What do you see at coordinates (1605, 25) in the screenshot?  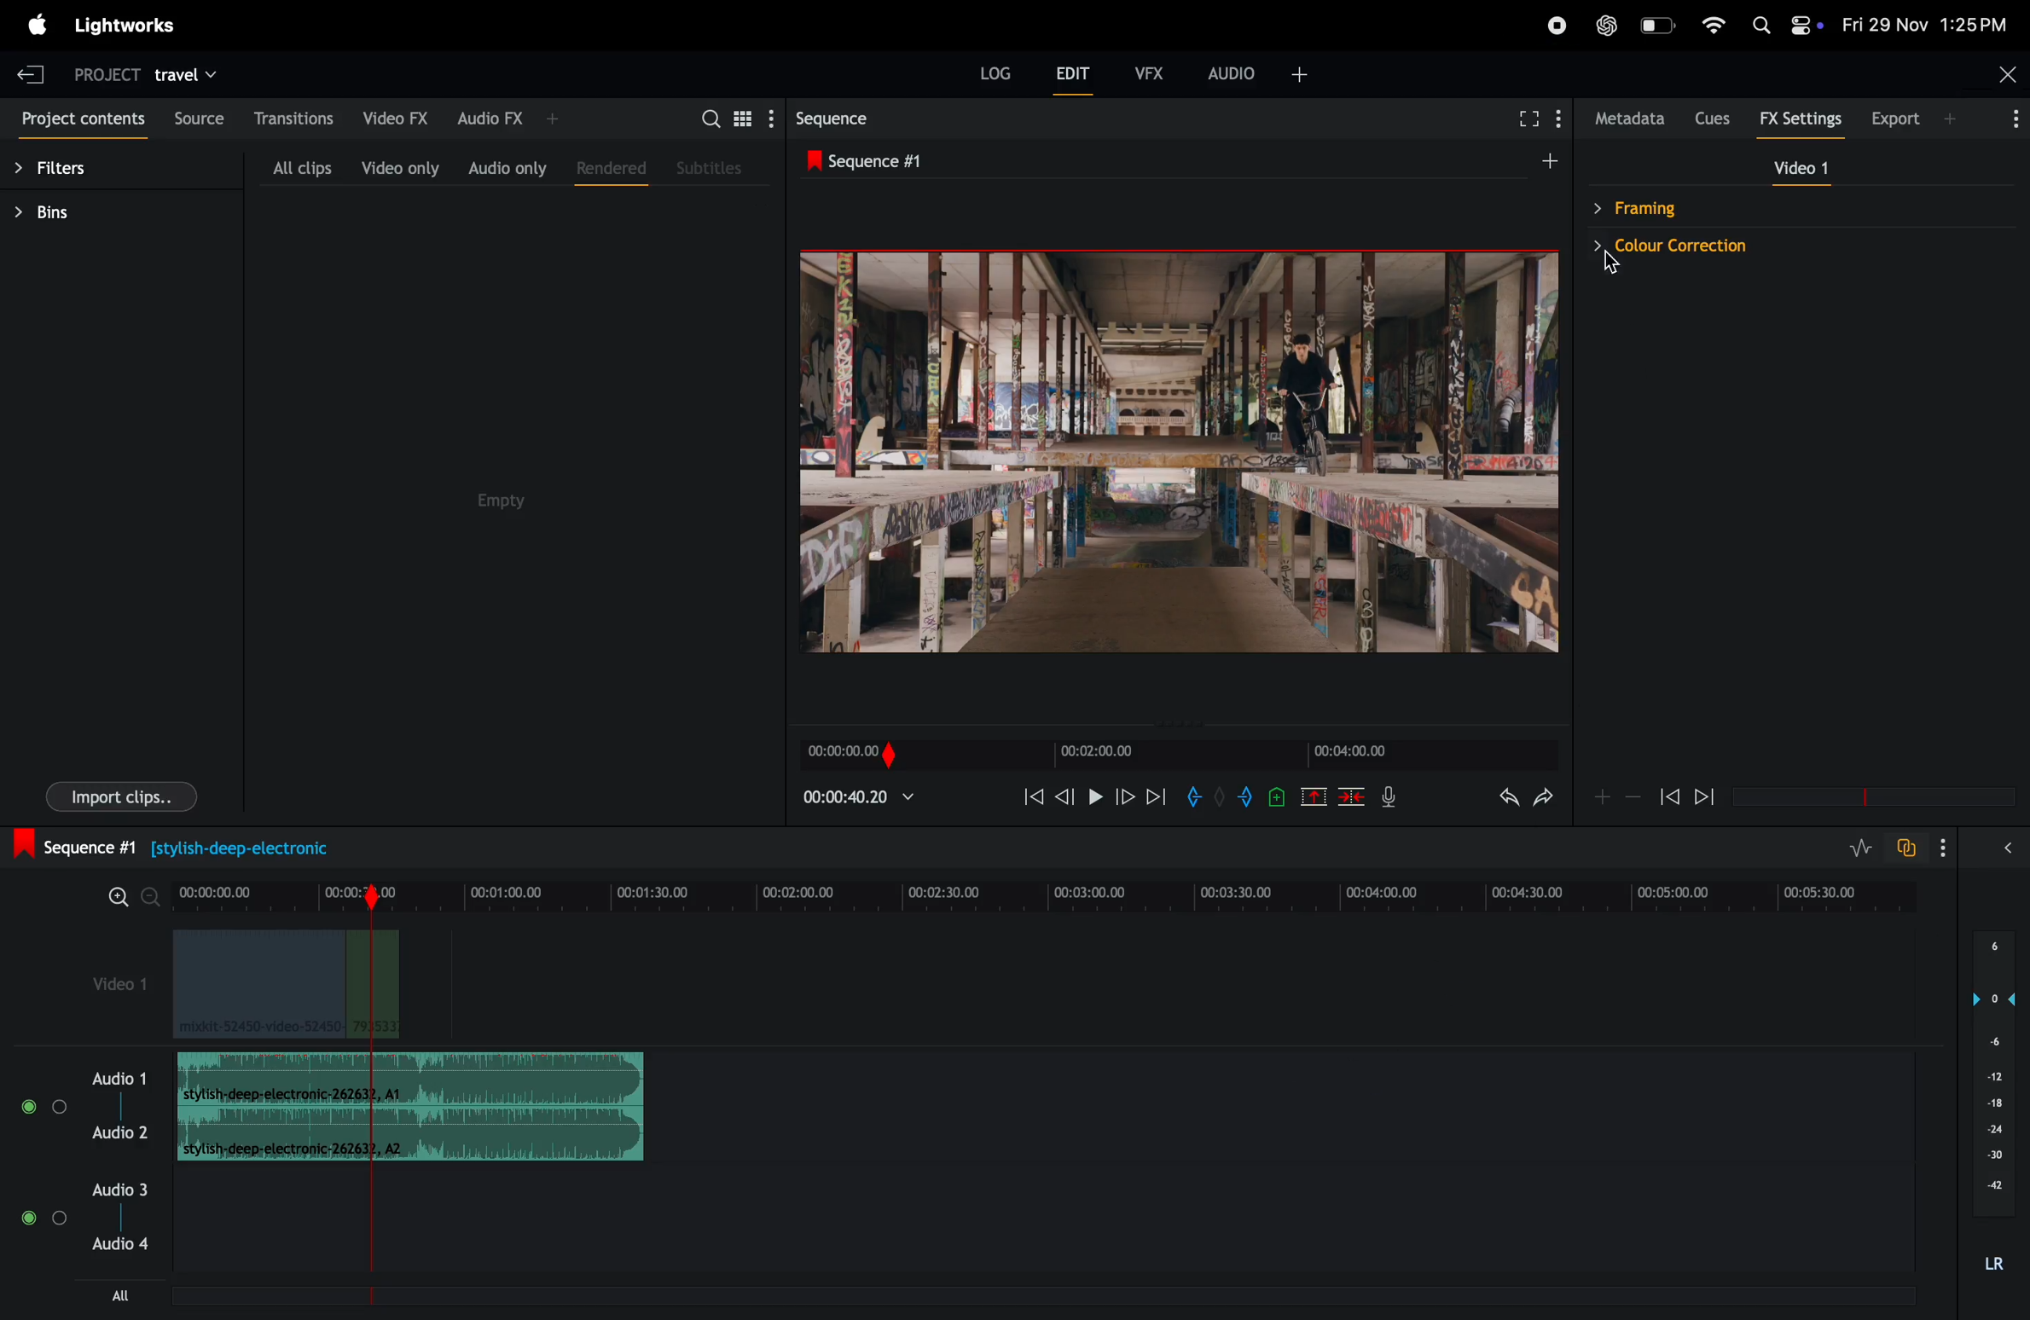 I see `chatgpt` at bounding box center [1605, 25].